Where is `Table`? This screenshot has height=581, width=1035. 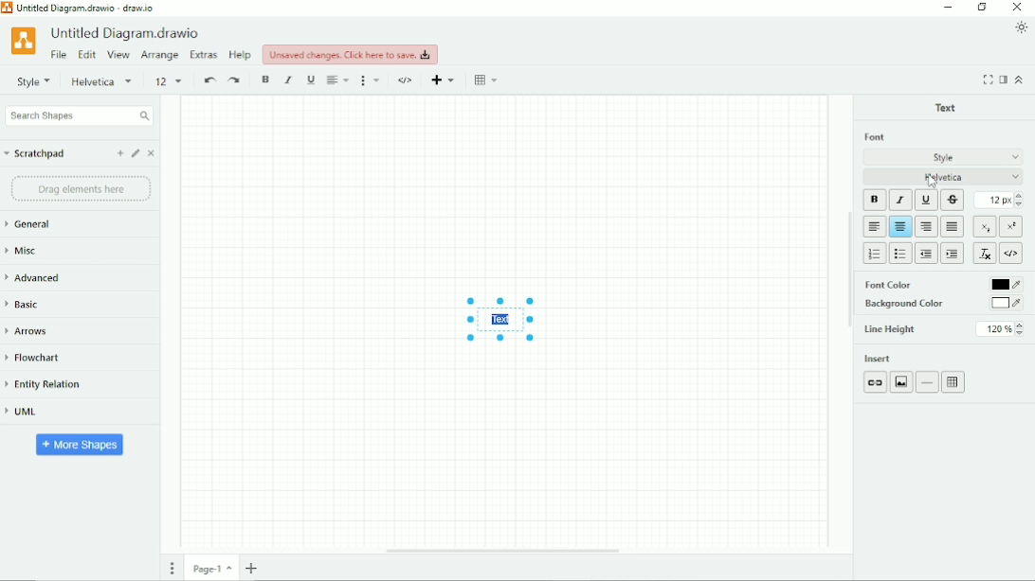
Table is located at coordinates (954, 381).